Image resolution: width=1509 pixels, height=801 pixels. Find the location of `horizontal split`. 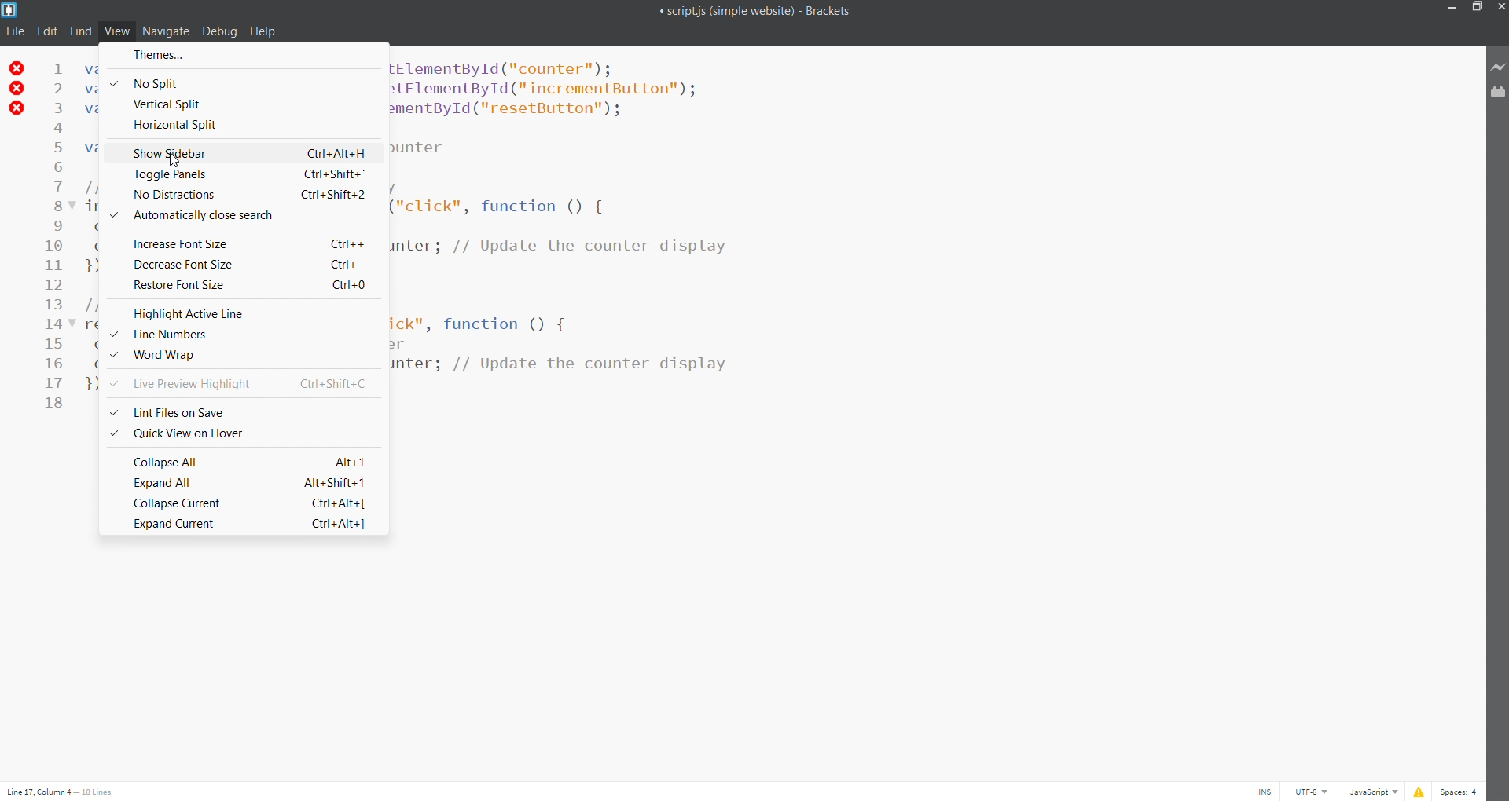

horizontal split is located at coordinates (176, 126).